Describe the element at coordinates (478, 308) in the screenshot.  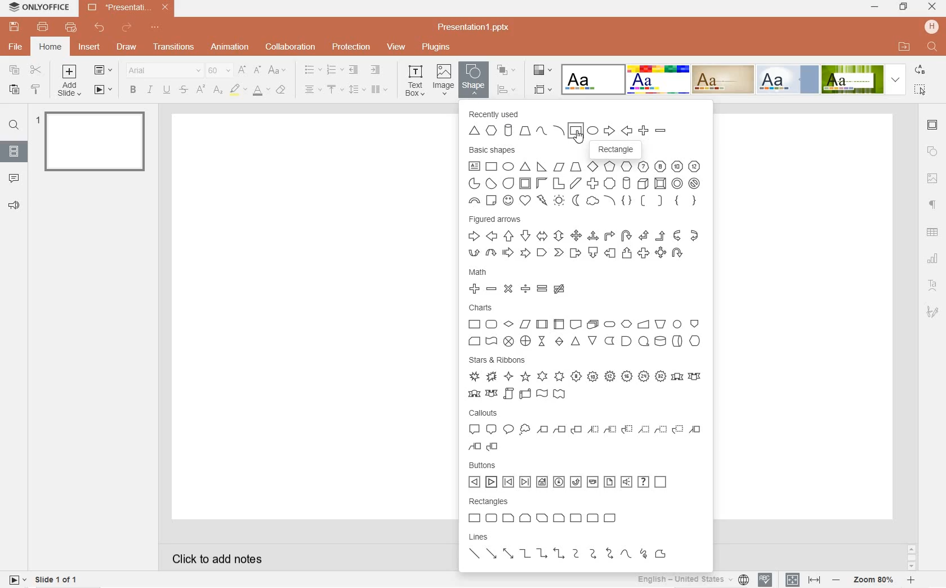
I see `charts` at that location.